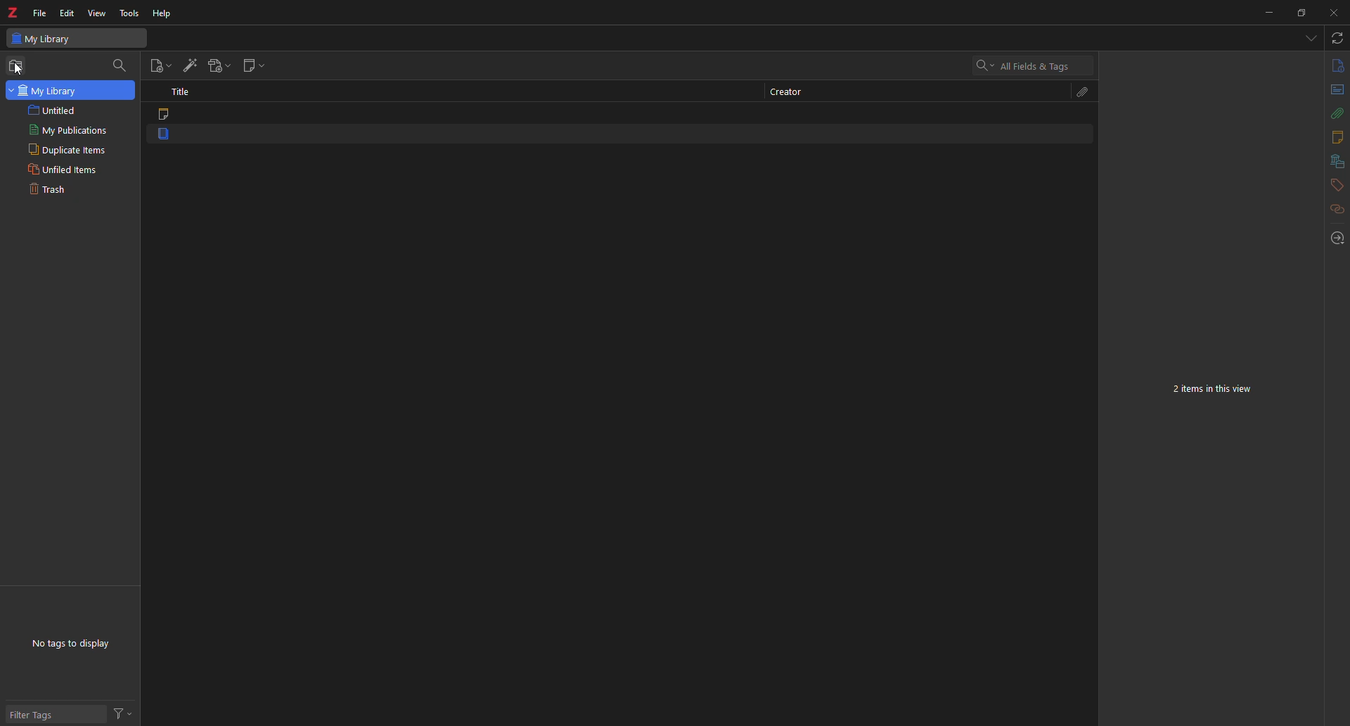  I want to click on attach, so click(1332, 113).